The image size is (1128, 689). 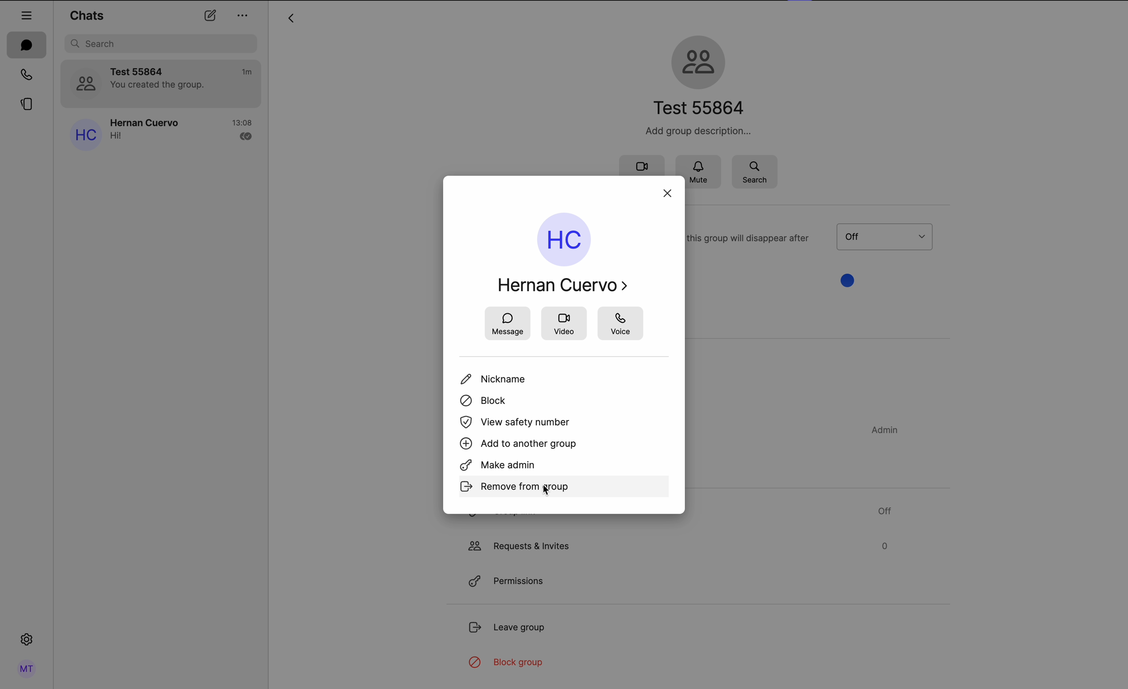 What do you see at coordinates (209, 17) in the screenshot?
I see `new chat` at bounding box center [209, 17].